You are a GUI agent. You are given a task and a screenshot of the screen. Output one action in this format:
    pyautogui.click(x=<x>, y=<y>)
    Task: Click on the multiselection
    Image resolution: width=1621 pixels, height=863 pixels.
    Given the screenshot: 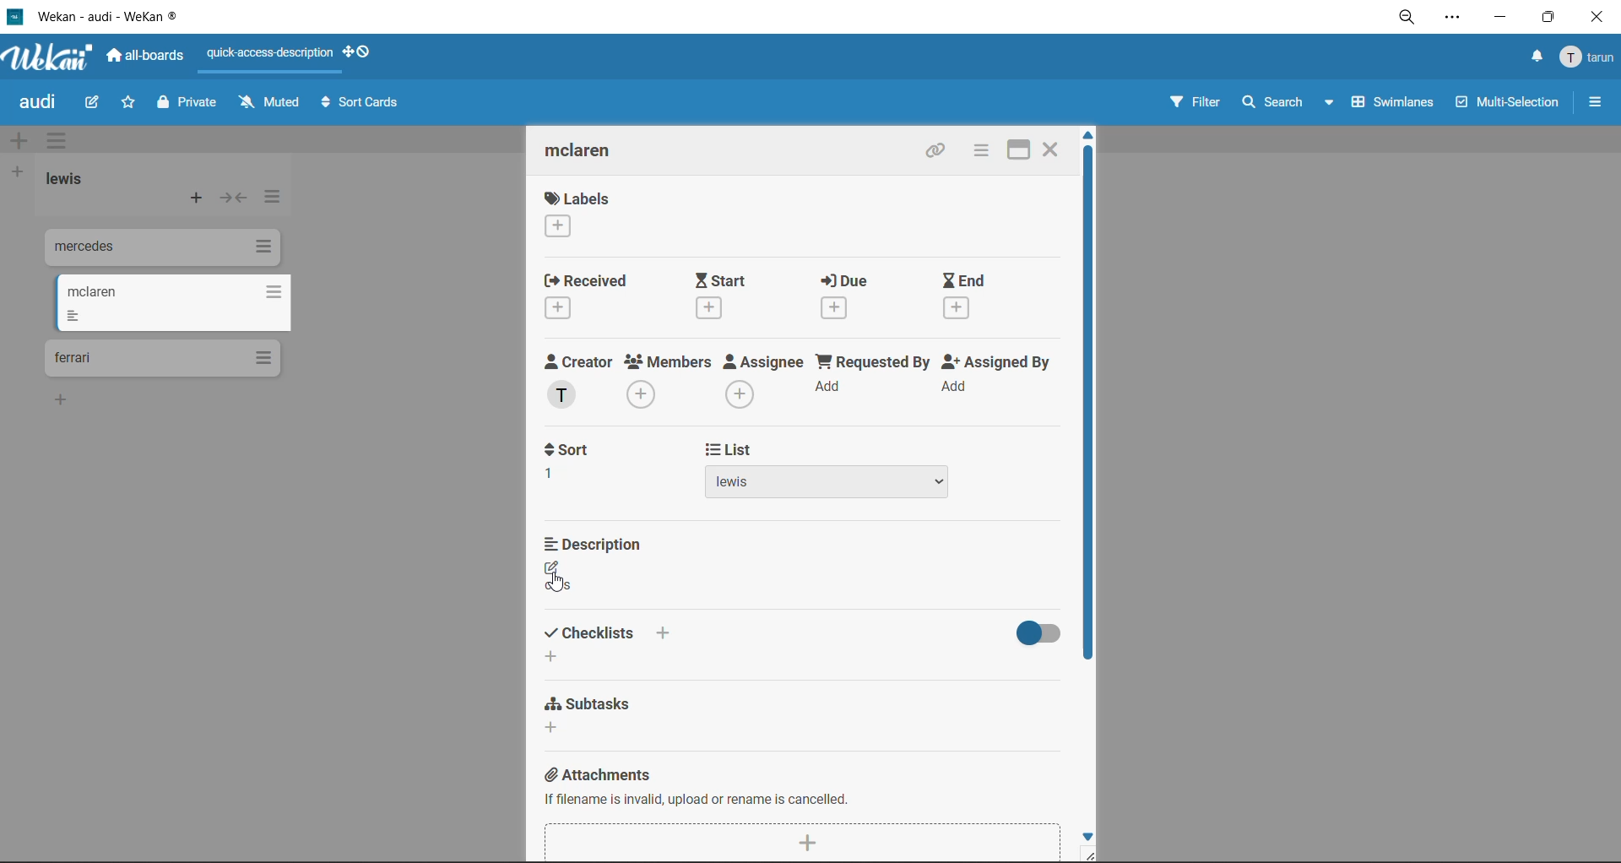 What is the action you would take?
    pyautogui.click(x=1504, y=104)
    